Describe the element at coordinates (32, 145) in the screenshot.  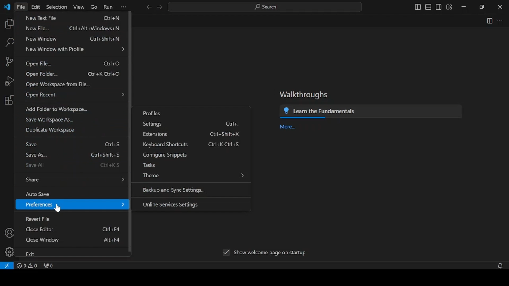
I see `save` at that location.